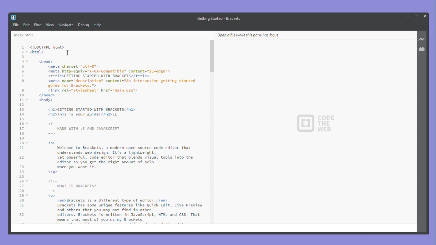 The image size is (436, 245). I want to click on code fold, so click(28, 52).